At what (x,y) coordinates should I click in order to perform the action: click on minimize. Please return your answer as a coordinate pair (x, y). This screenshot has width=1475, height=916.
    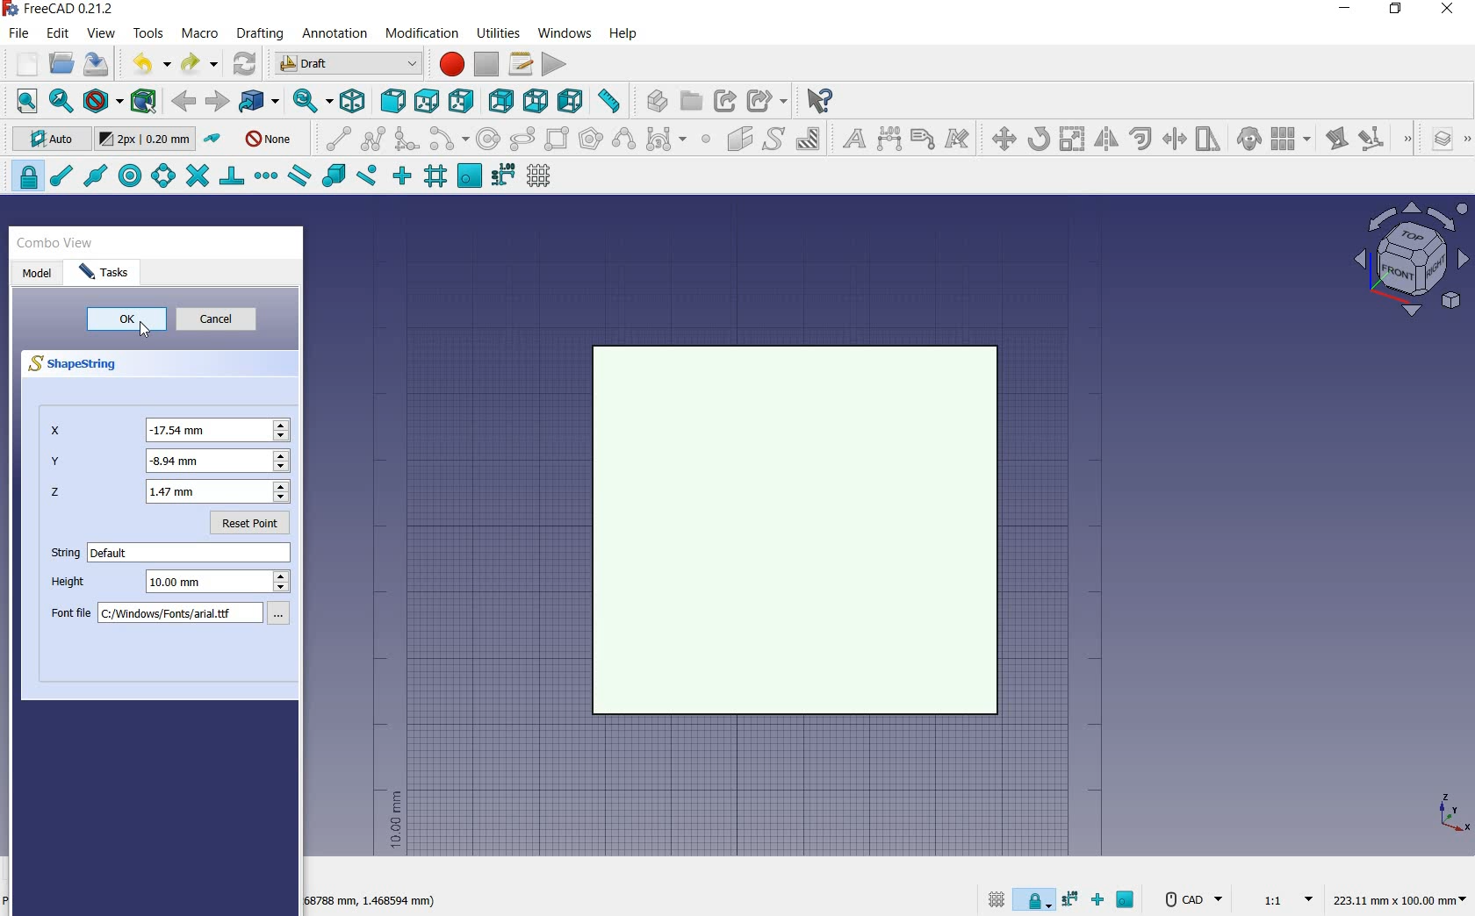
    Looking at the image, I should click on (1346, 11).